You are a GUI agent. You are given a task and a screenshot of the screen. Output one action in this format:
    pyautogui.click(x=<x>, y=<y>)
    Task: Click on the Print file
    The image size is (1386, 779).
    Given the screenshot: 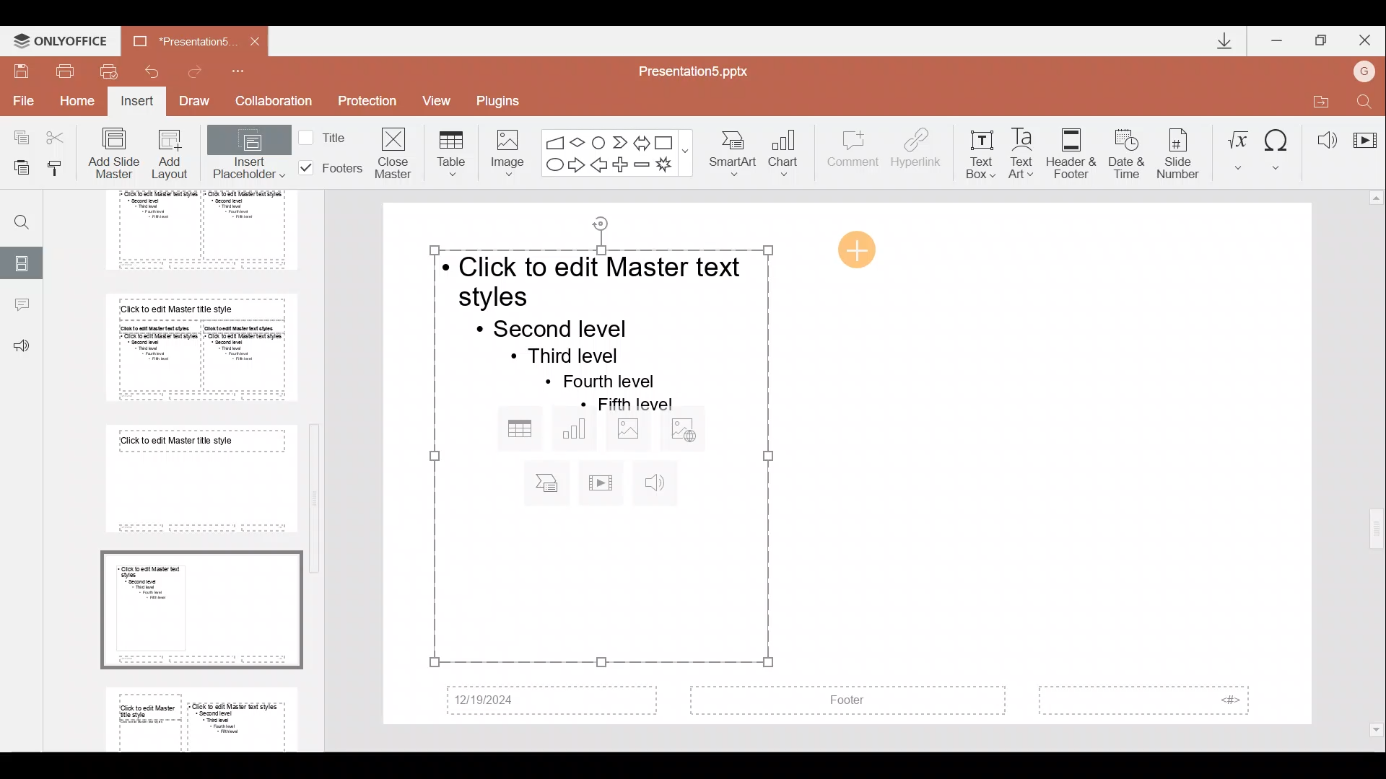 What is the action you would take?
    pyautogui.click(x=66, y=70)
    